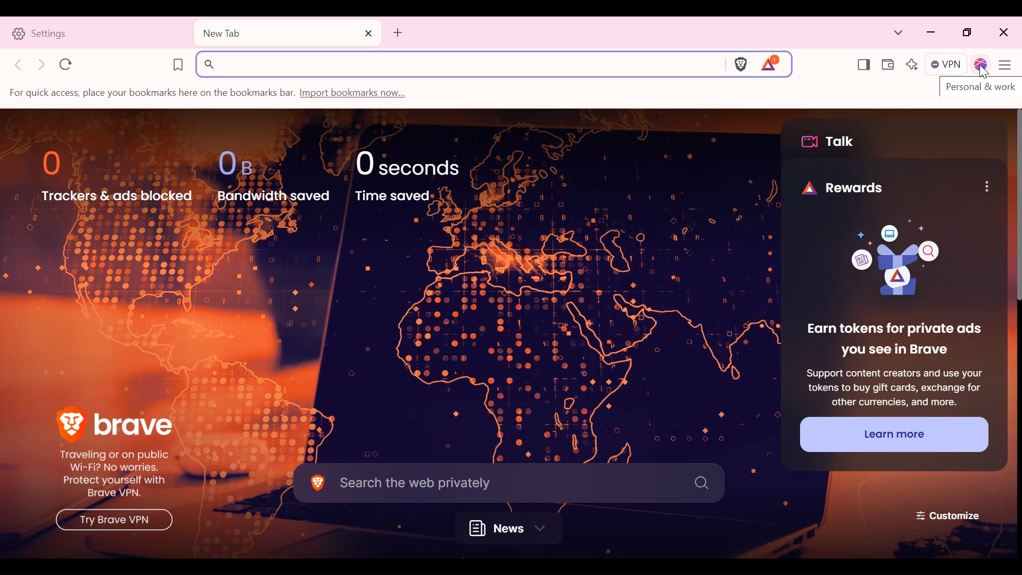  Describe the element at coordinates (771, 63) in the screenshot. I see `Tokens` at that location.